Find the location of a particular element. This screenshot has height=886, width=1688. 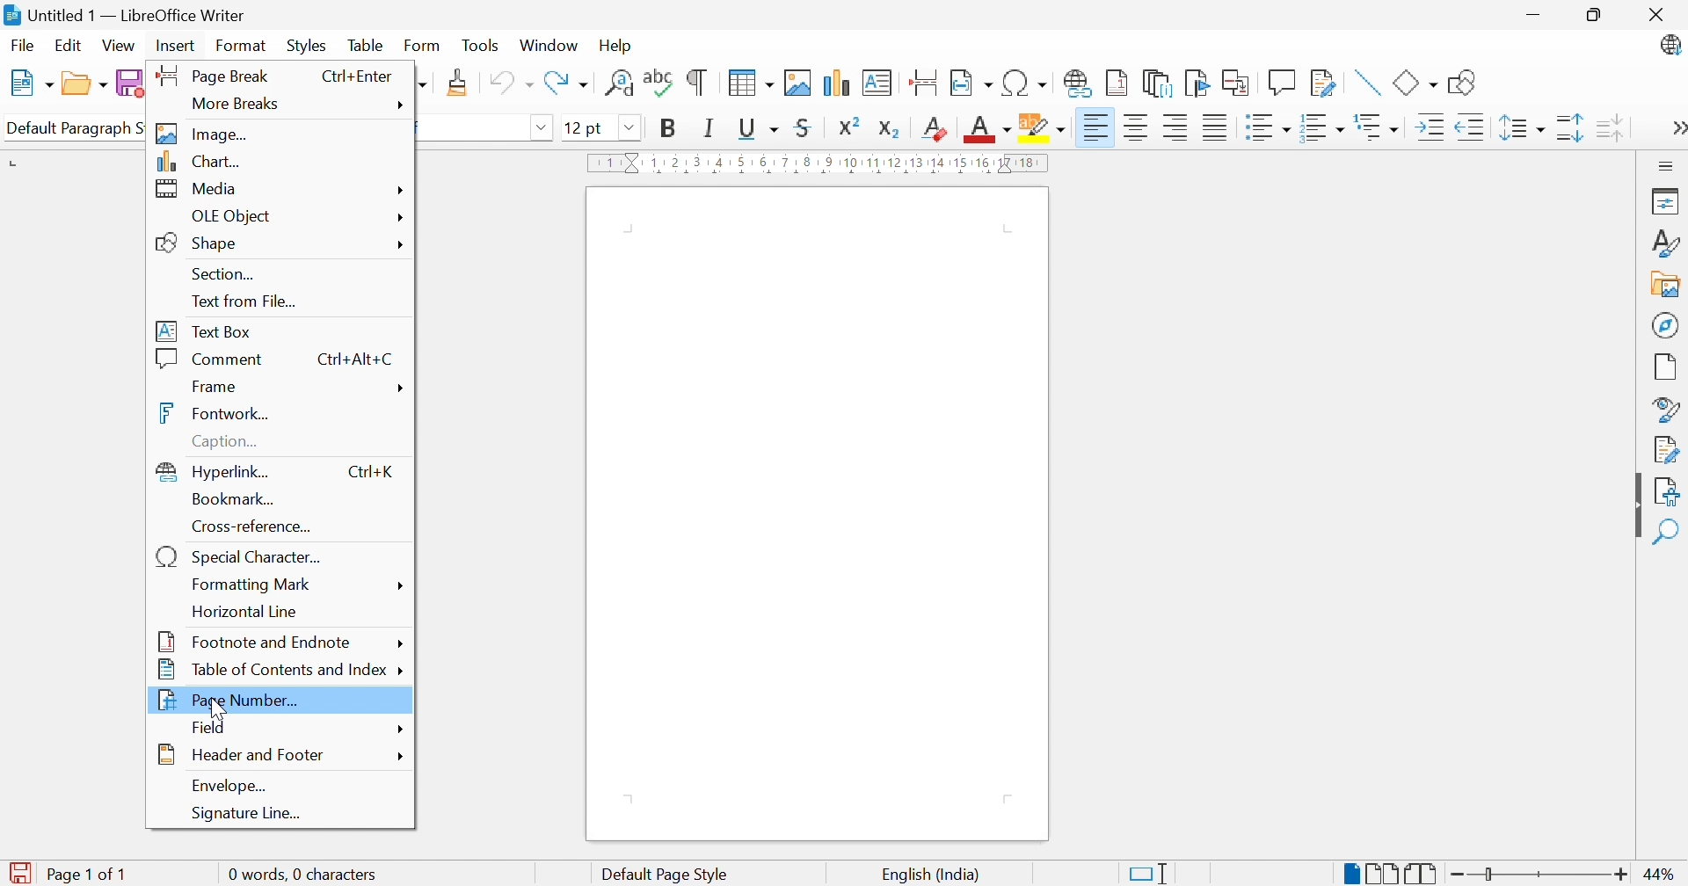

Close is located at coordinates (1656, 16).